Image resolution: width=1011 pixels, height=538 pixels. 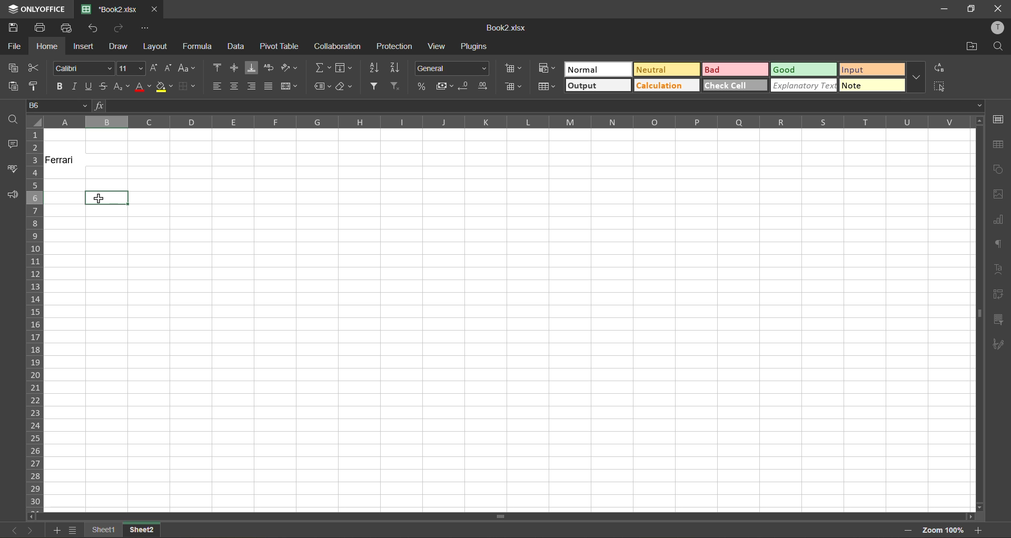 I want to click on clear filter, so click(x=397, y=86).